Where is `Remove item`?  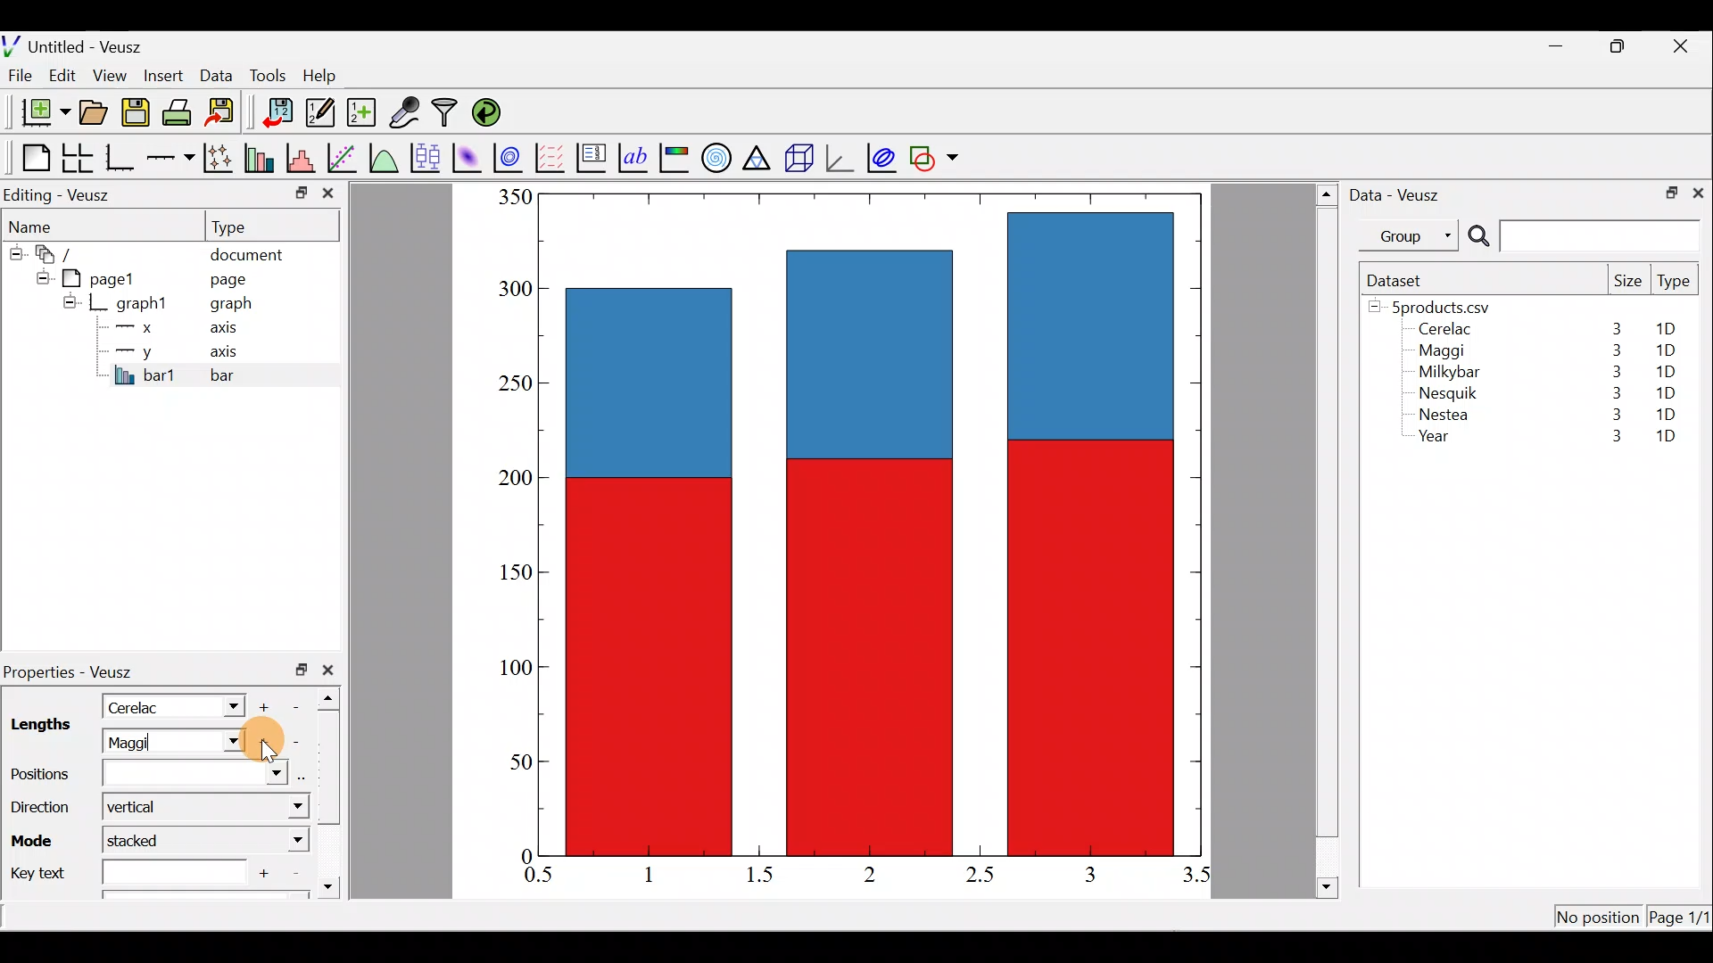 Remove item is located at coordinates (302, 705).